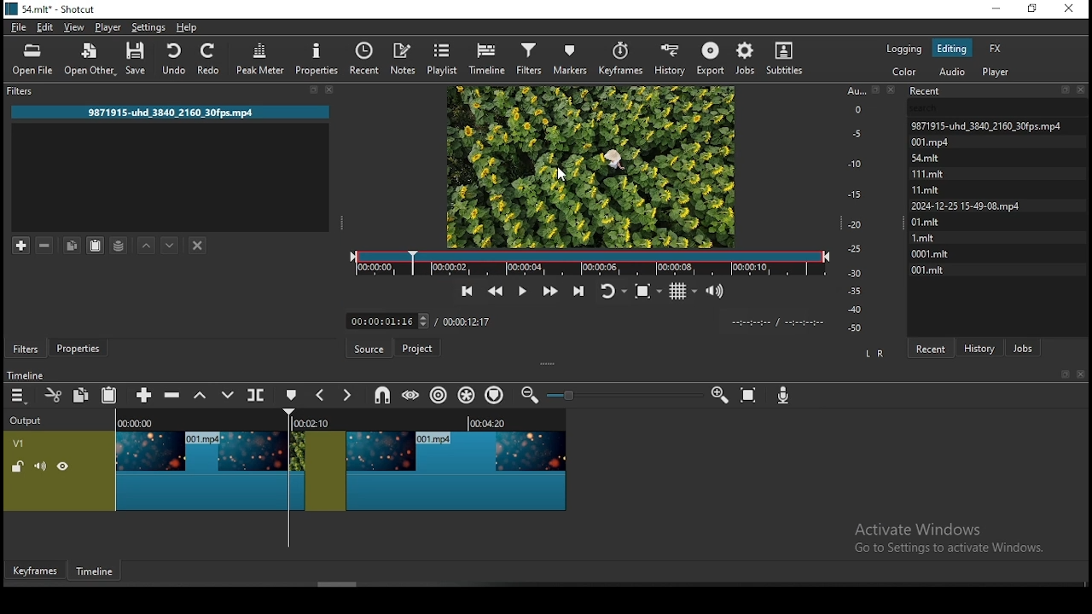 This screenshot has height=614, width=1092. What do you see at coordinates (682, 290) in the screenshot?
I see `toggle grid display on the player` at bounding box center [682, 290].